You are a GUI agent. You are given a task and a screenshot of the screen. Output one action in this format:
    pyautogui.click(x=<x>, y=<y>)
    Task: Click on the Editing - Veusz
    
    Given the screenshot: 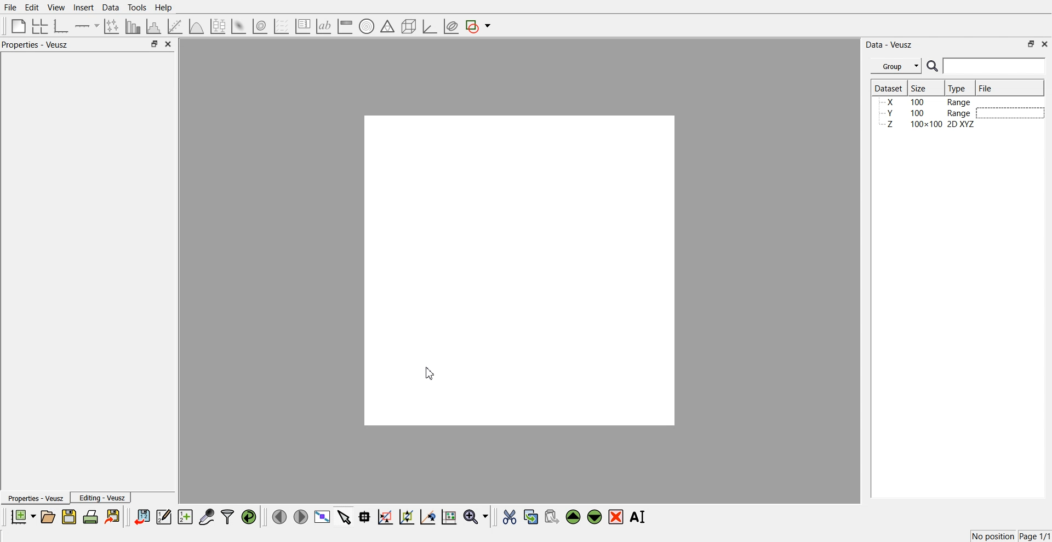 What is the action you would take?
    pyautogui.click(x=101, y=497)
    